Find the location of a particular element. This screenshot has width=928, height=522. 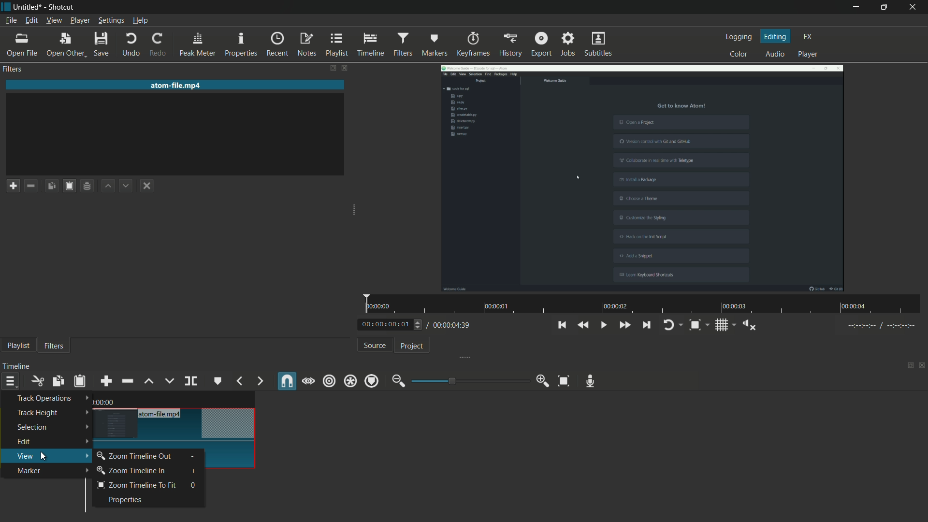

total time is located at coordinates (451, 325).